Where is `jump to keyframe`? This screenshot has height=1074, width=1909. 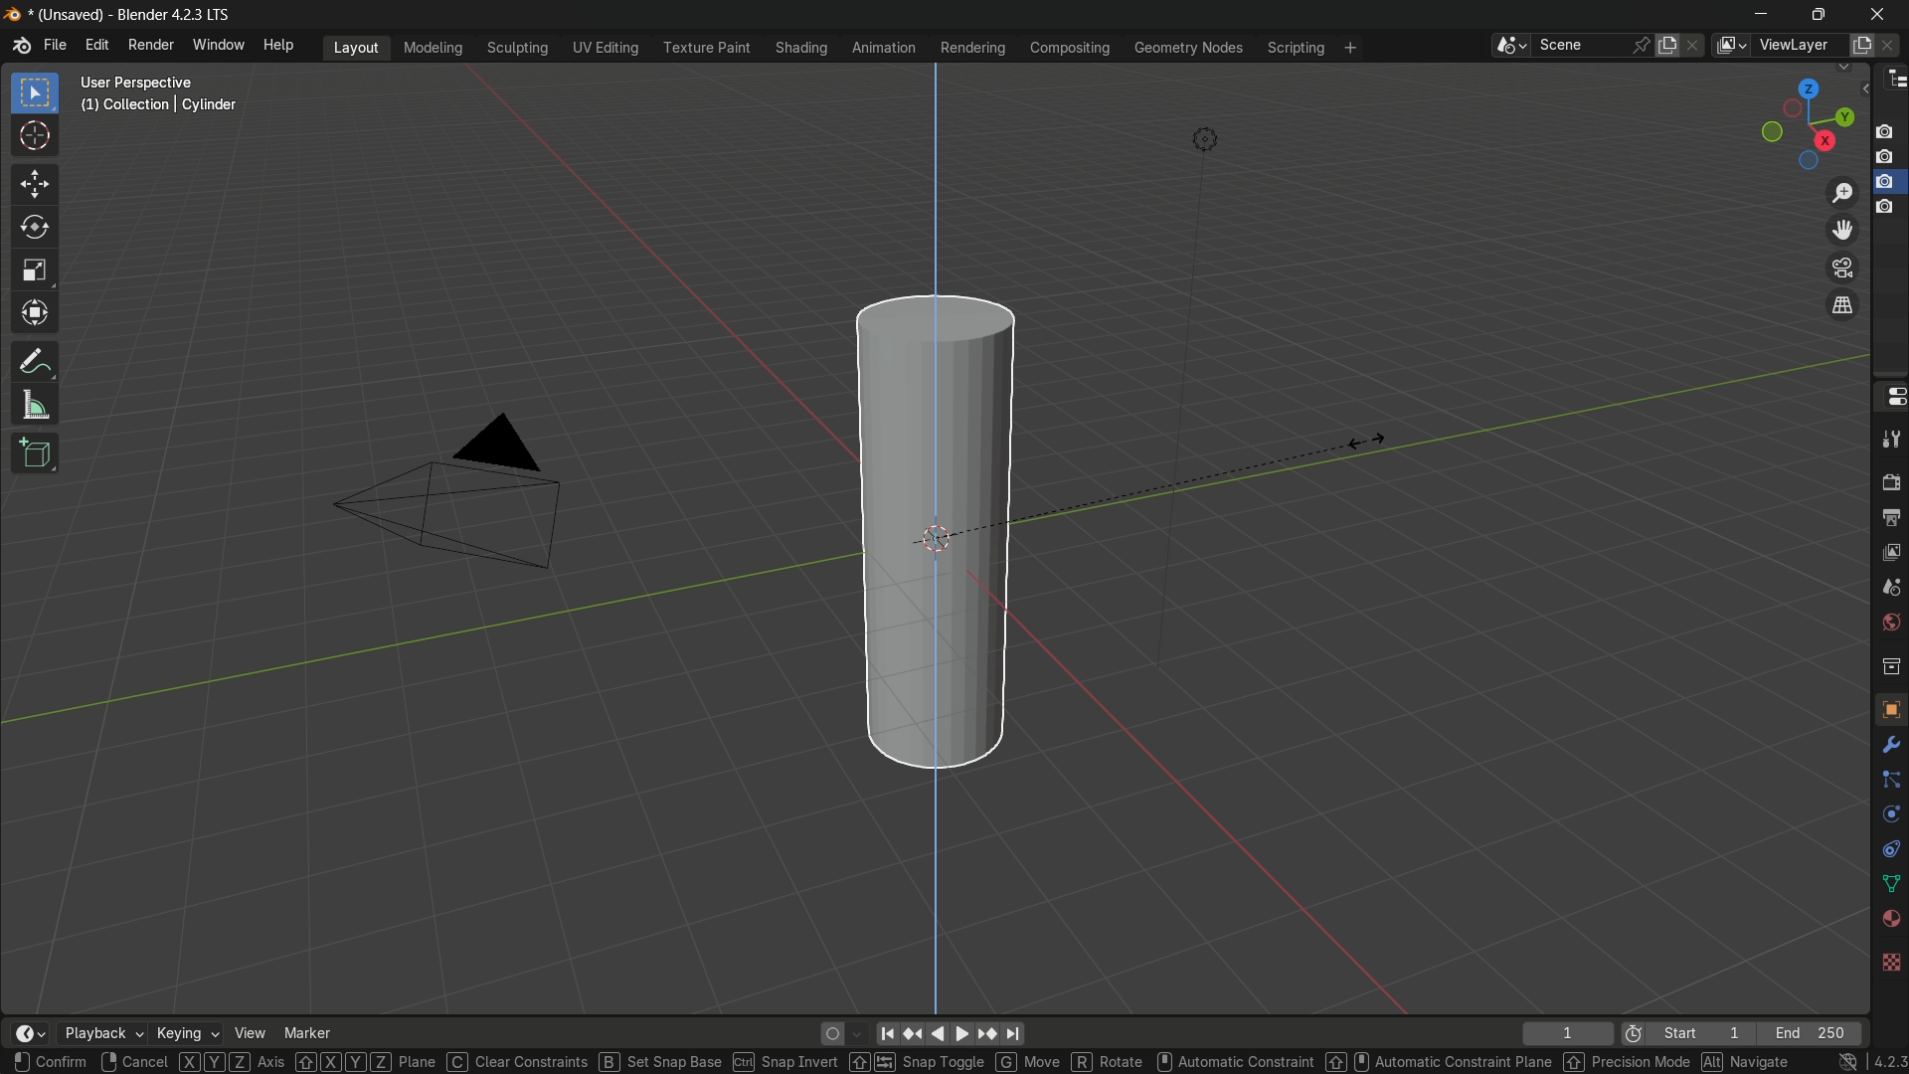 jump to keyframe is located at coordinates (987, 1034).